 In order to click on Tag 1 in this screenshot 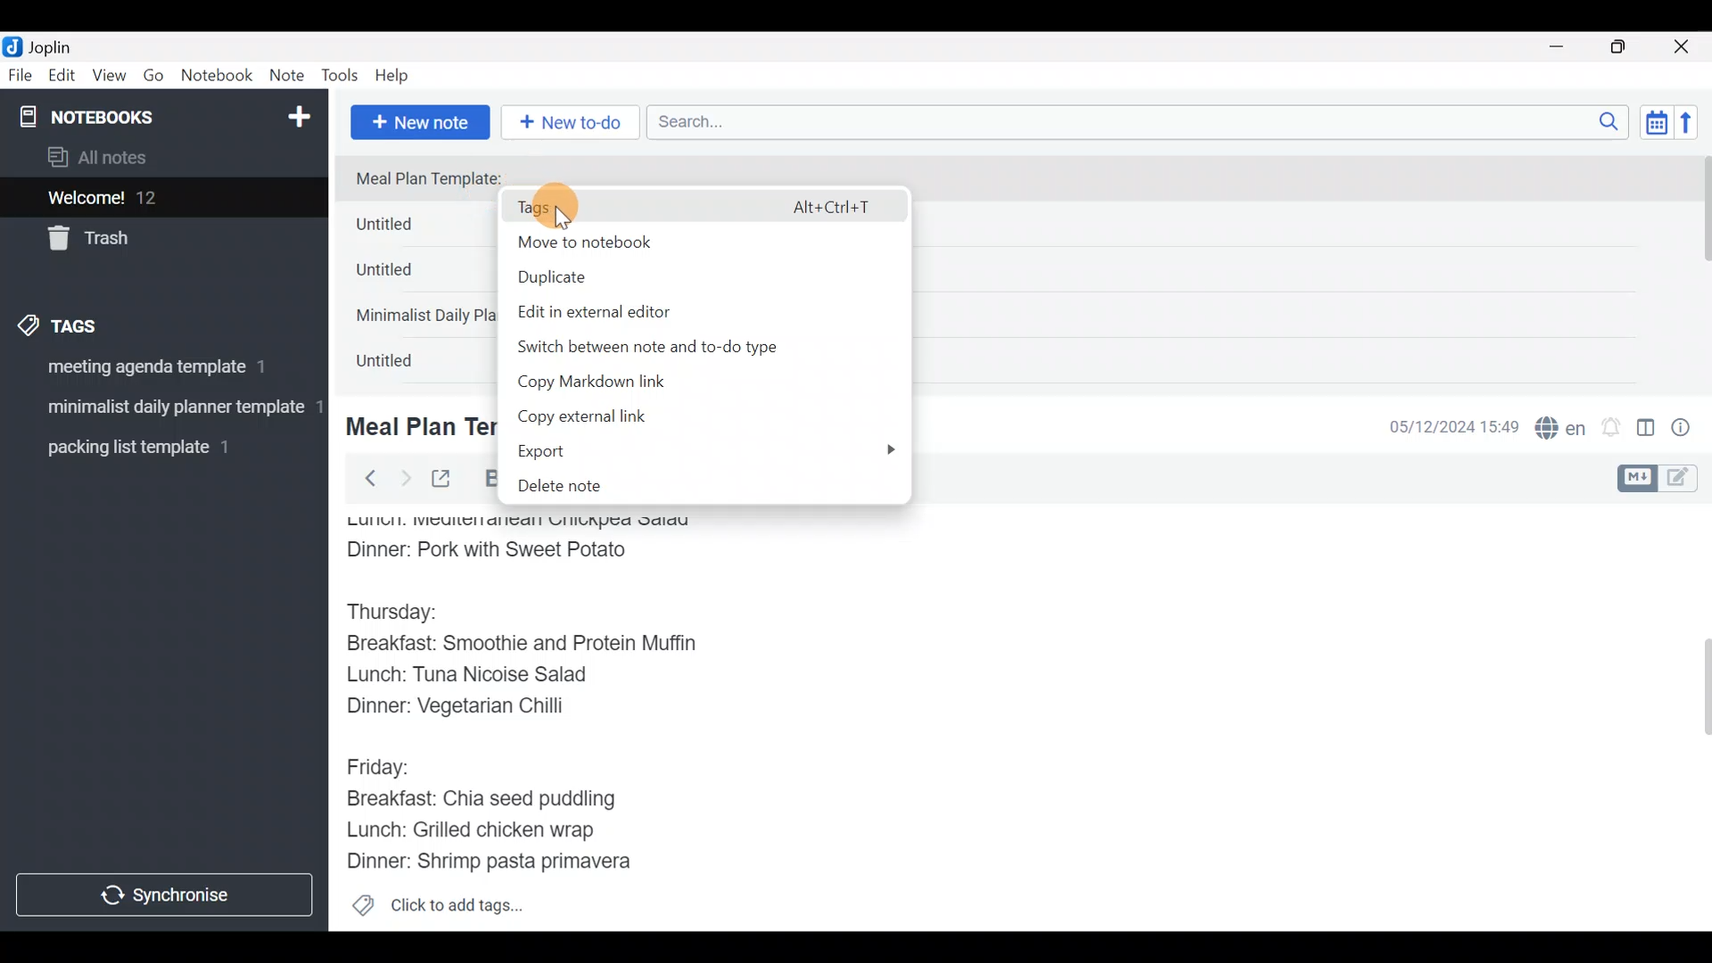, I will do `click(159, 372)`.